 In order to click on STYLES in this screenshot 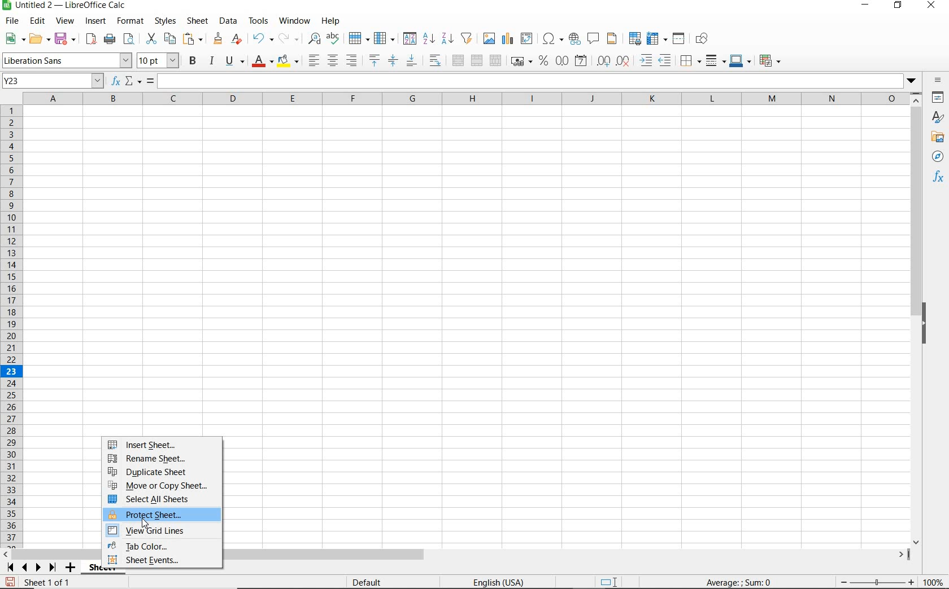, I will do `click(165, 21)`.